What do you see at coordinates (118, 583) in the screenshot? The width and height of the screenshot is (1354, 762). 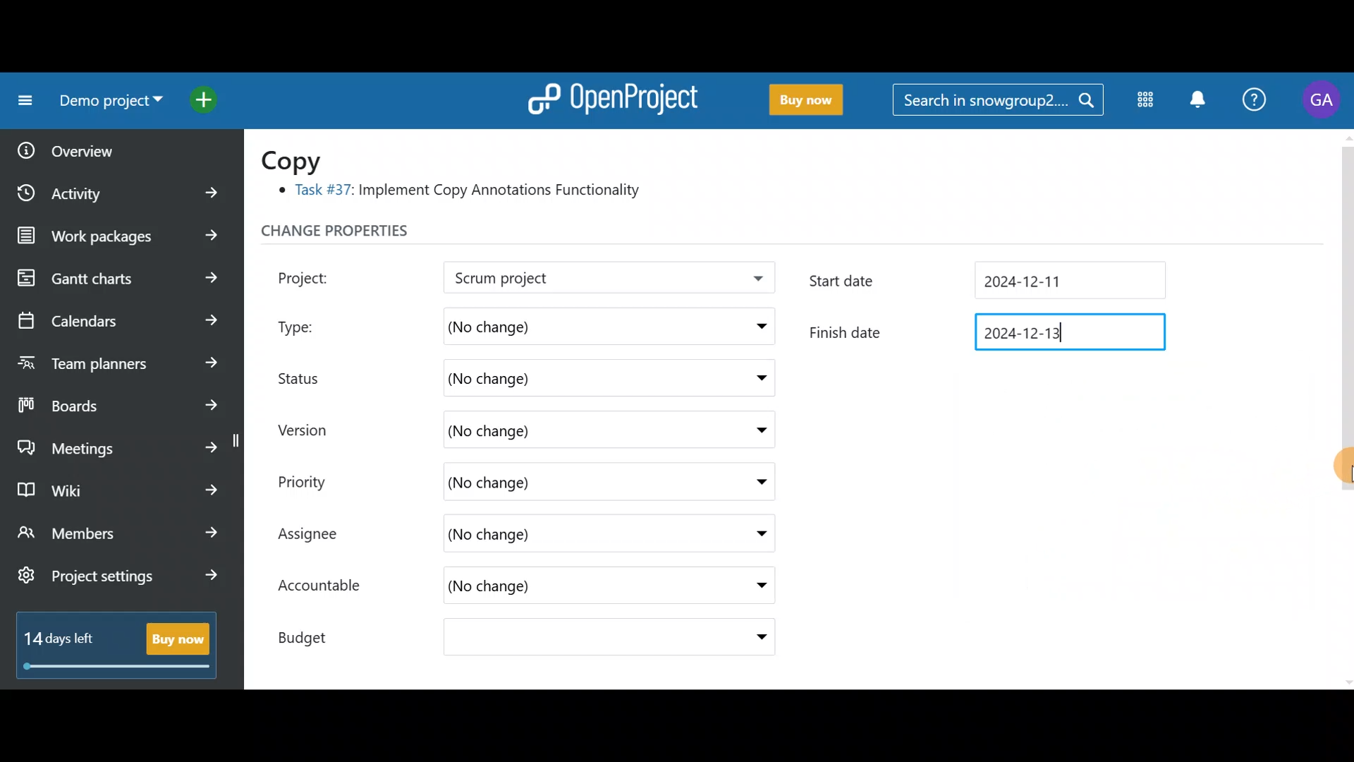 I see `Project settings` at bounding box center [118, 583].